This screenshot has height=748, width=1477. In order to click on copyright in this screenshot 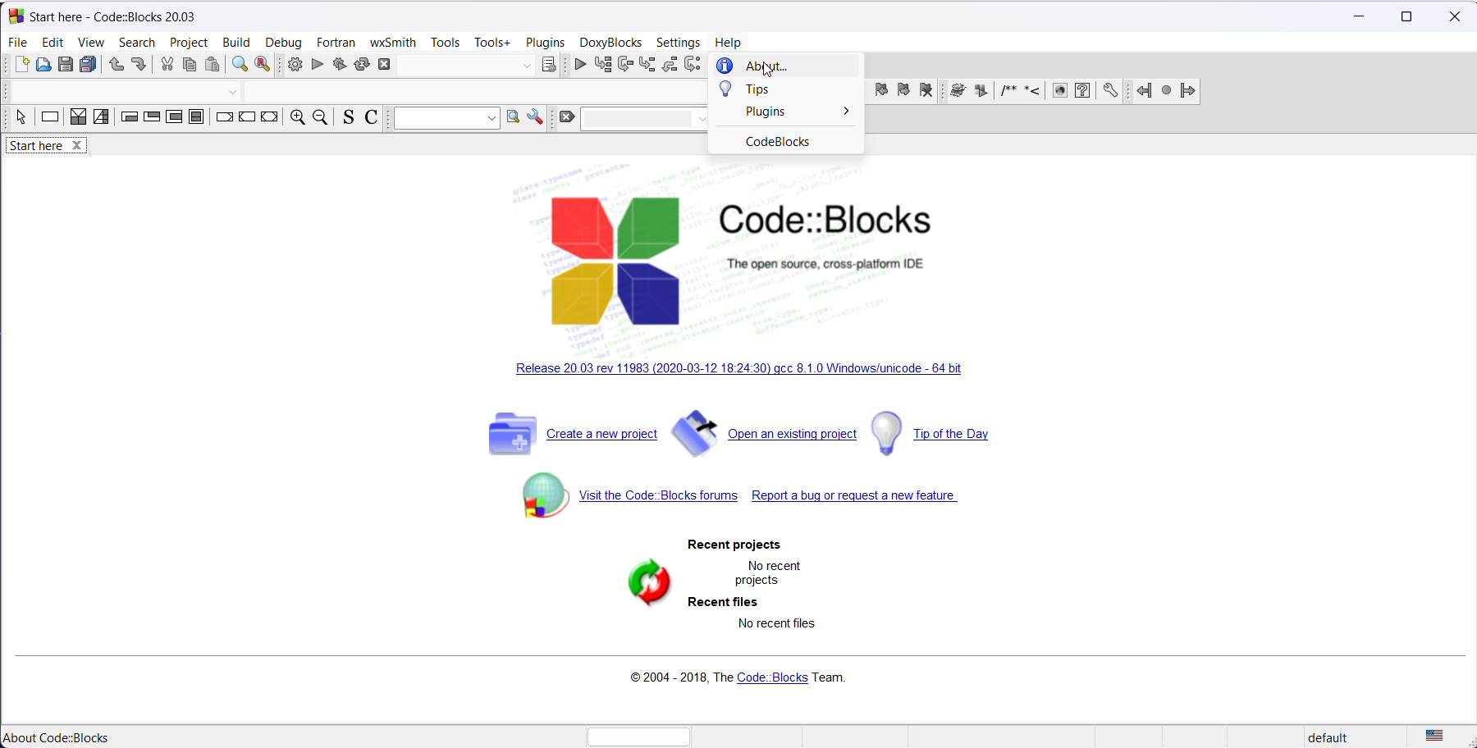, I will do `click(743, 676)`.